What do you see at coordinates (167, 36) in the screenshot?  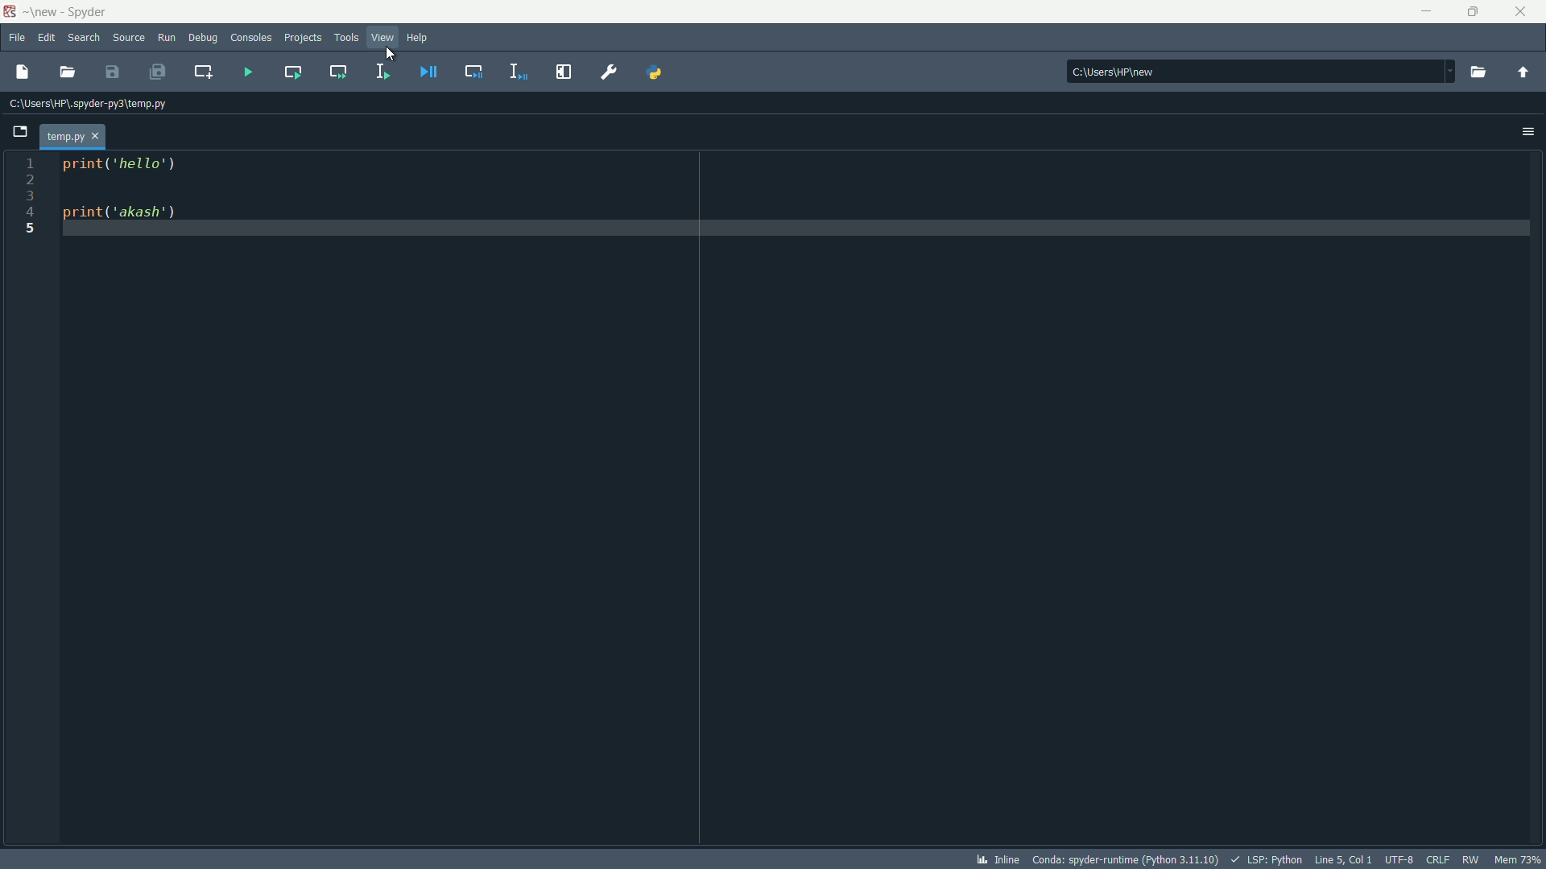 I see `run menu` at bounding box center [167, 36].